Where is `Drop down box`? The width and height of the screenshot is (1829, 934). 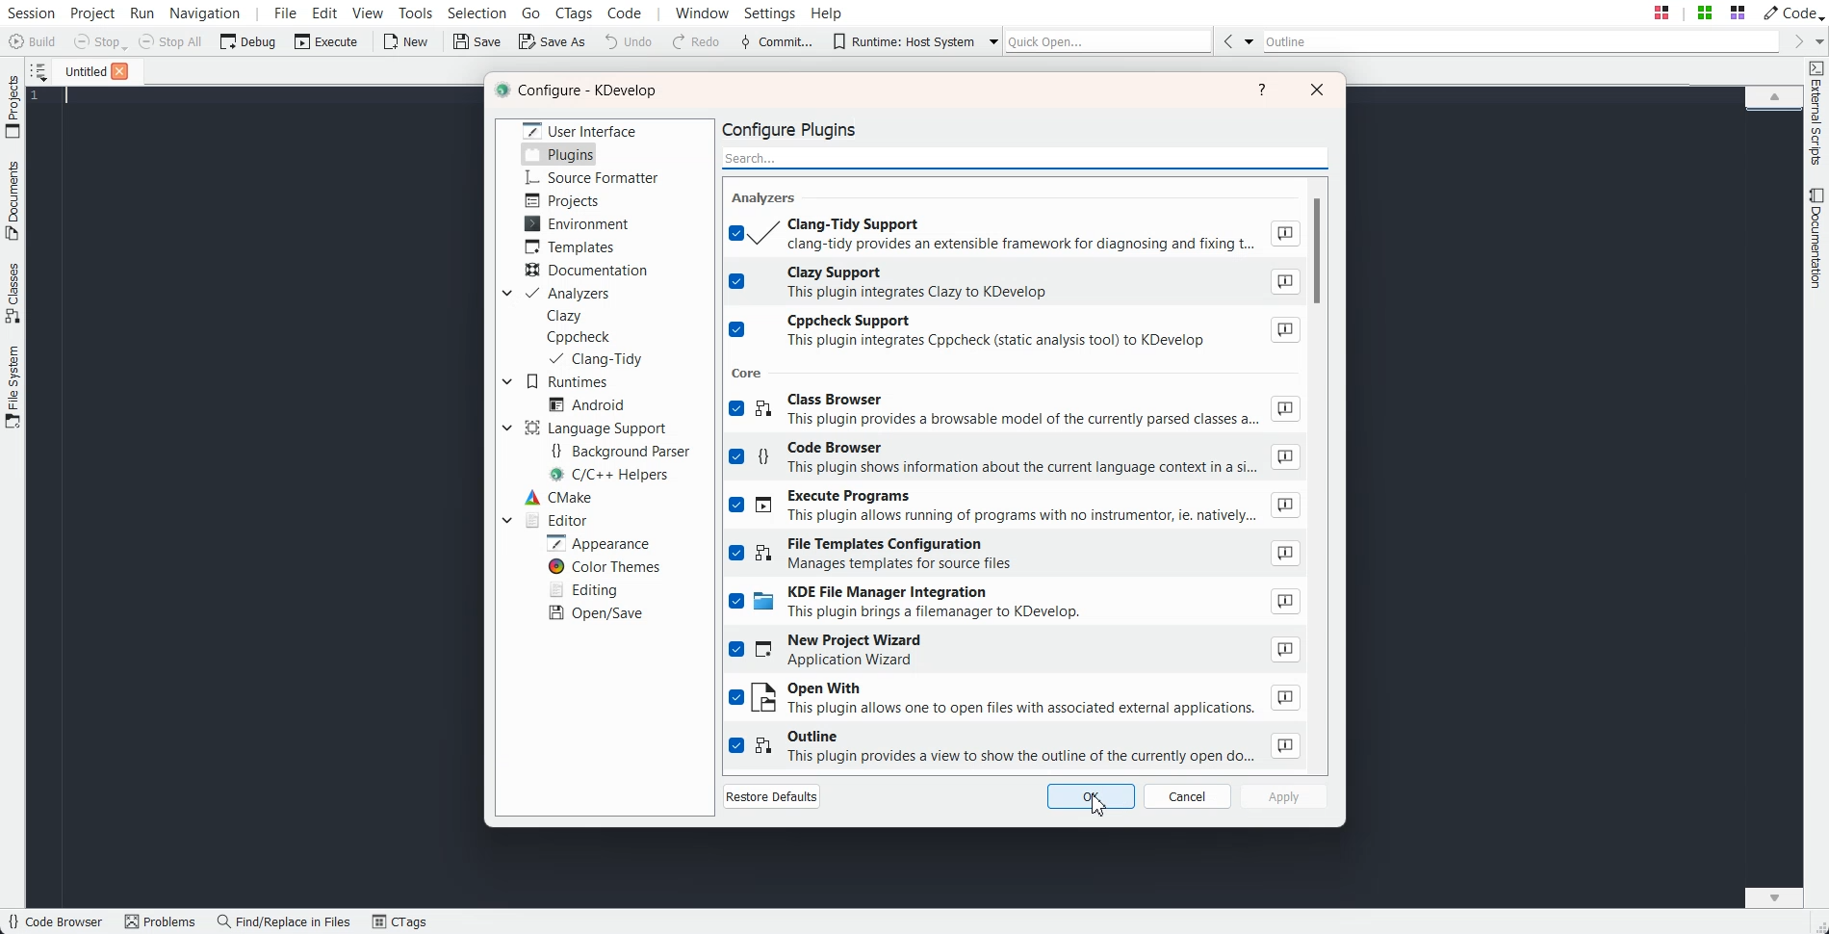
Drop down box is located at coordinates (1817, 40).